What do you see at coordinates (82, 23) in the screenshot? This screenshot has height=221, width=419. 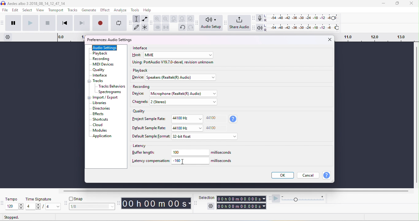 I see `skip to end` at bounding box center [82, 23].